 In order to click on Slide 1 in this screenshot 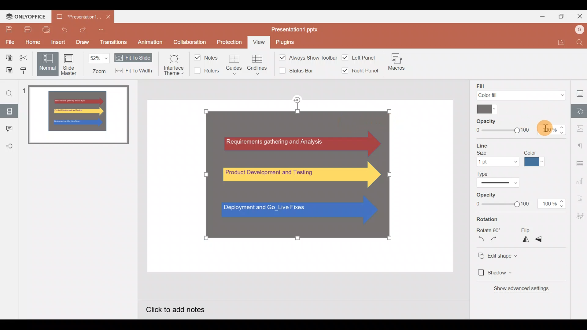, I will do `click(79, 116)`.